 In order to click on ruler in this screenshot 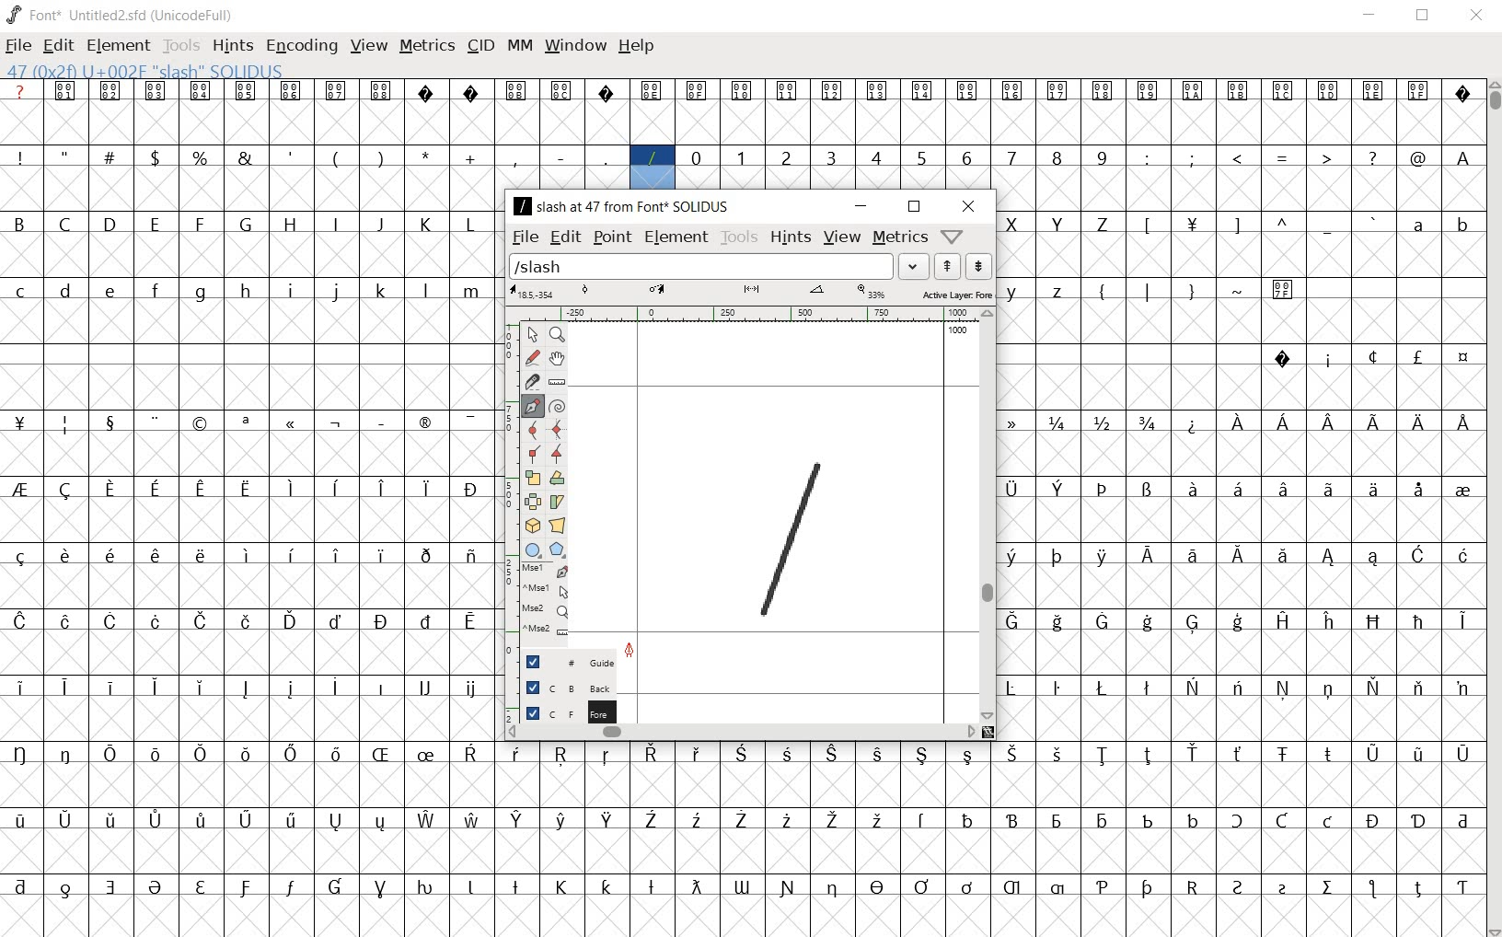, I will do `click(741, 313)`.